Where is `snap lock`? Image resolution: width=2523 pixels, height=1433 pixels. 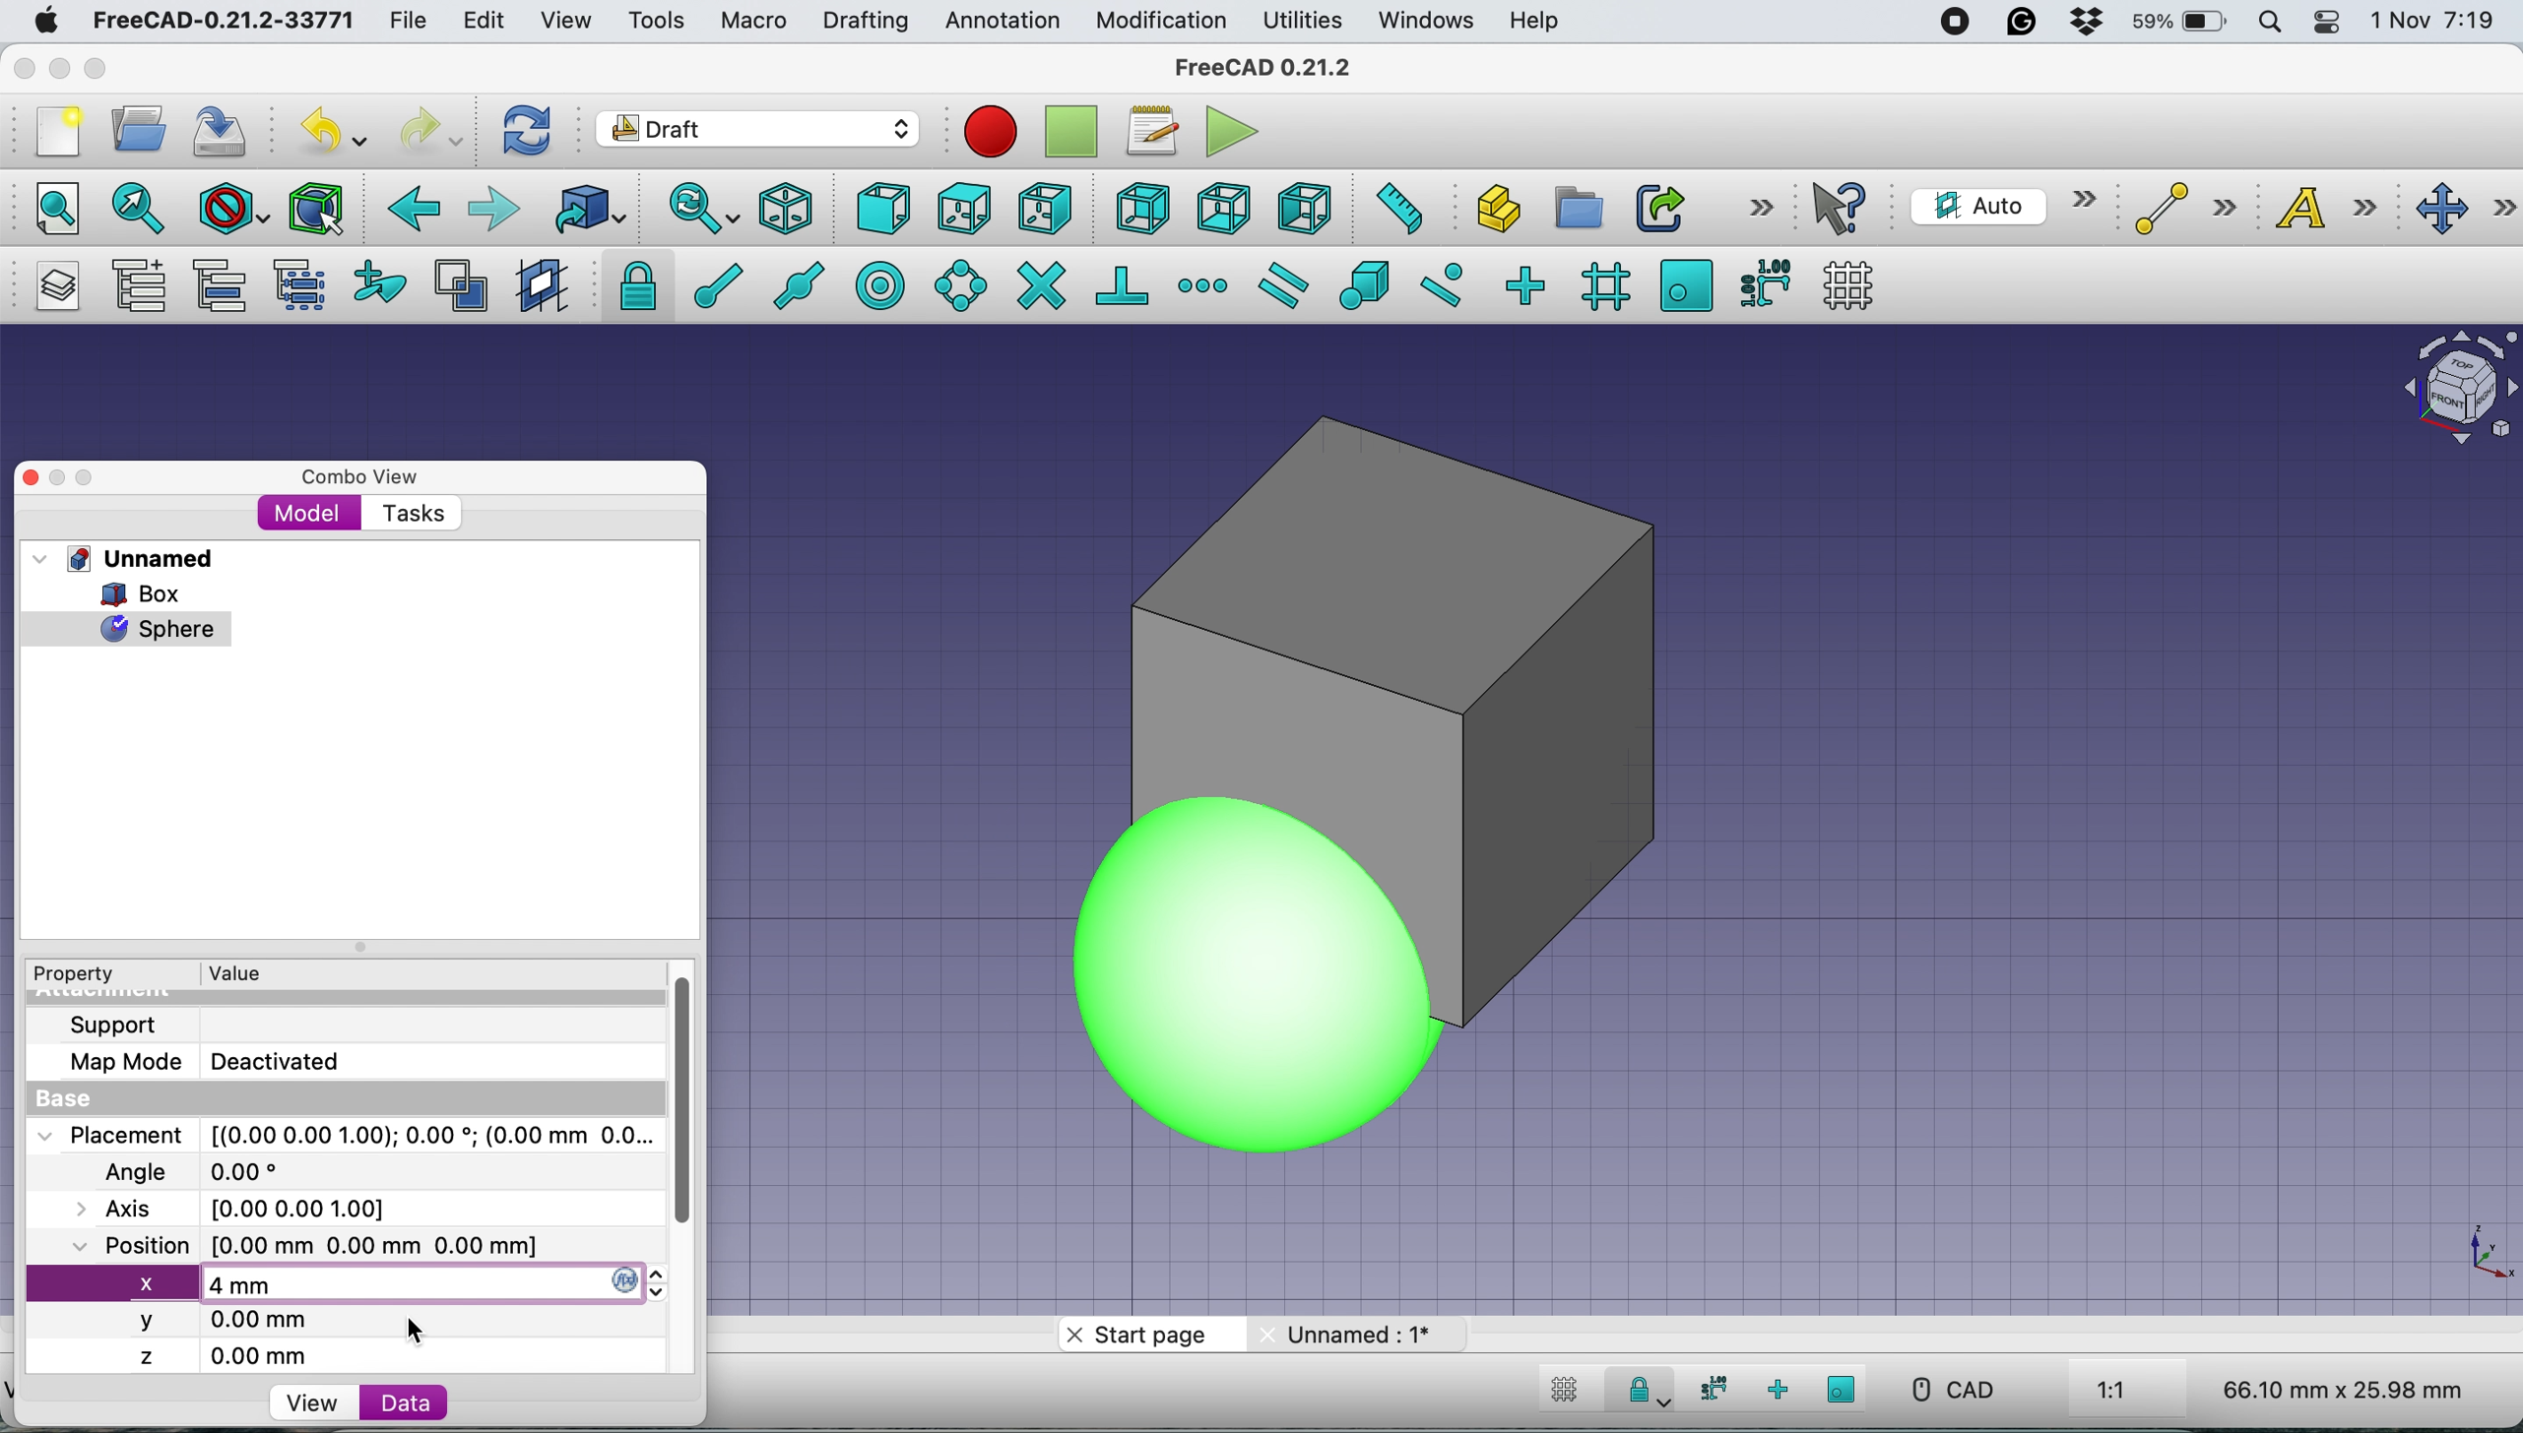
snap lock is located at coordinates (631, 284).